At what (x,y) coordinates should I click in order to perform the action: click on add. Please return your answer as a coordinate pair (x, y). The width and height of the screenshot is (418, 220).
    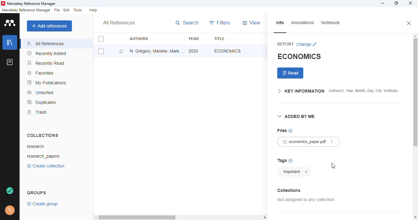
    Looking at the image, I should click on (290, 161).